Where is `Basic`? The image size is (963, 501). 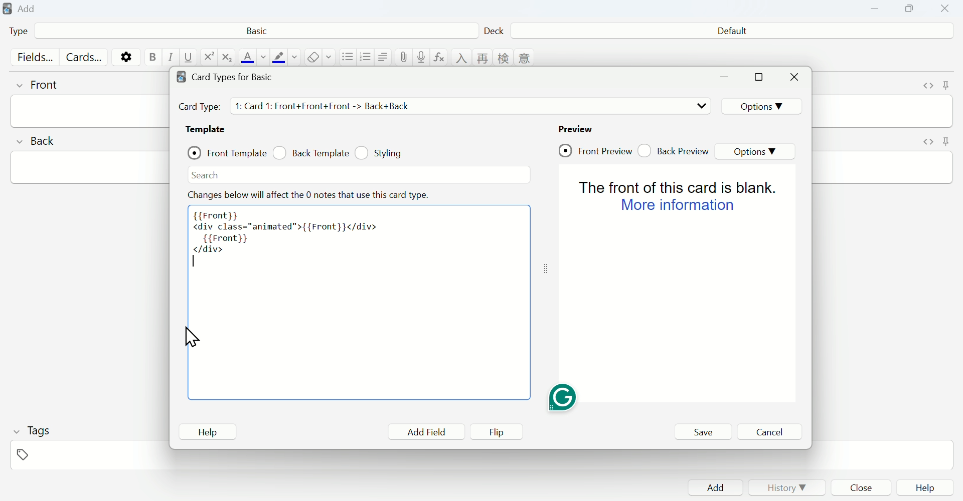
Basic is located at coordinates (256, 30).